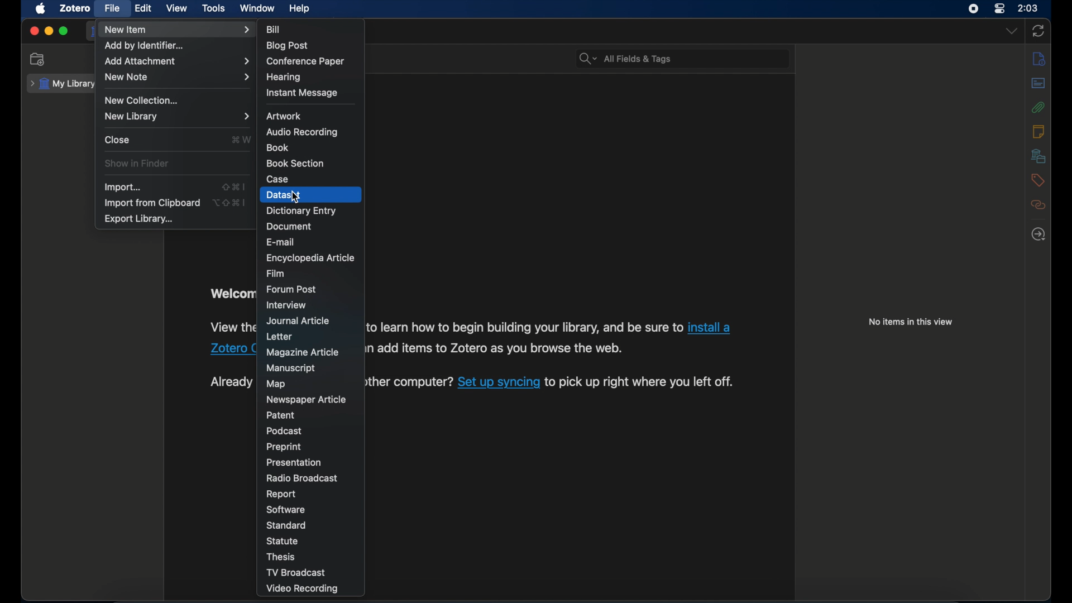  I want to click on book section, so click(295, 164).